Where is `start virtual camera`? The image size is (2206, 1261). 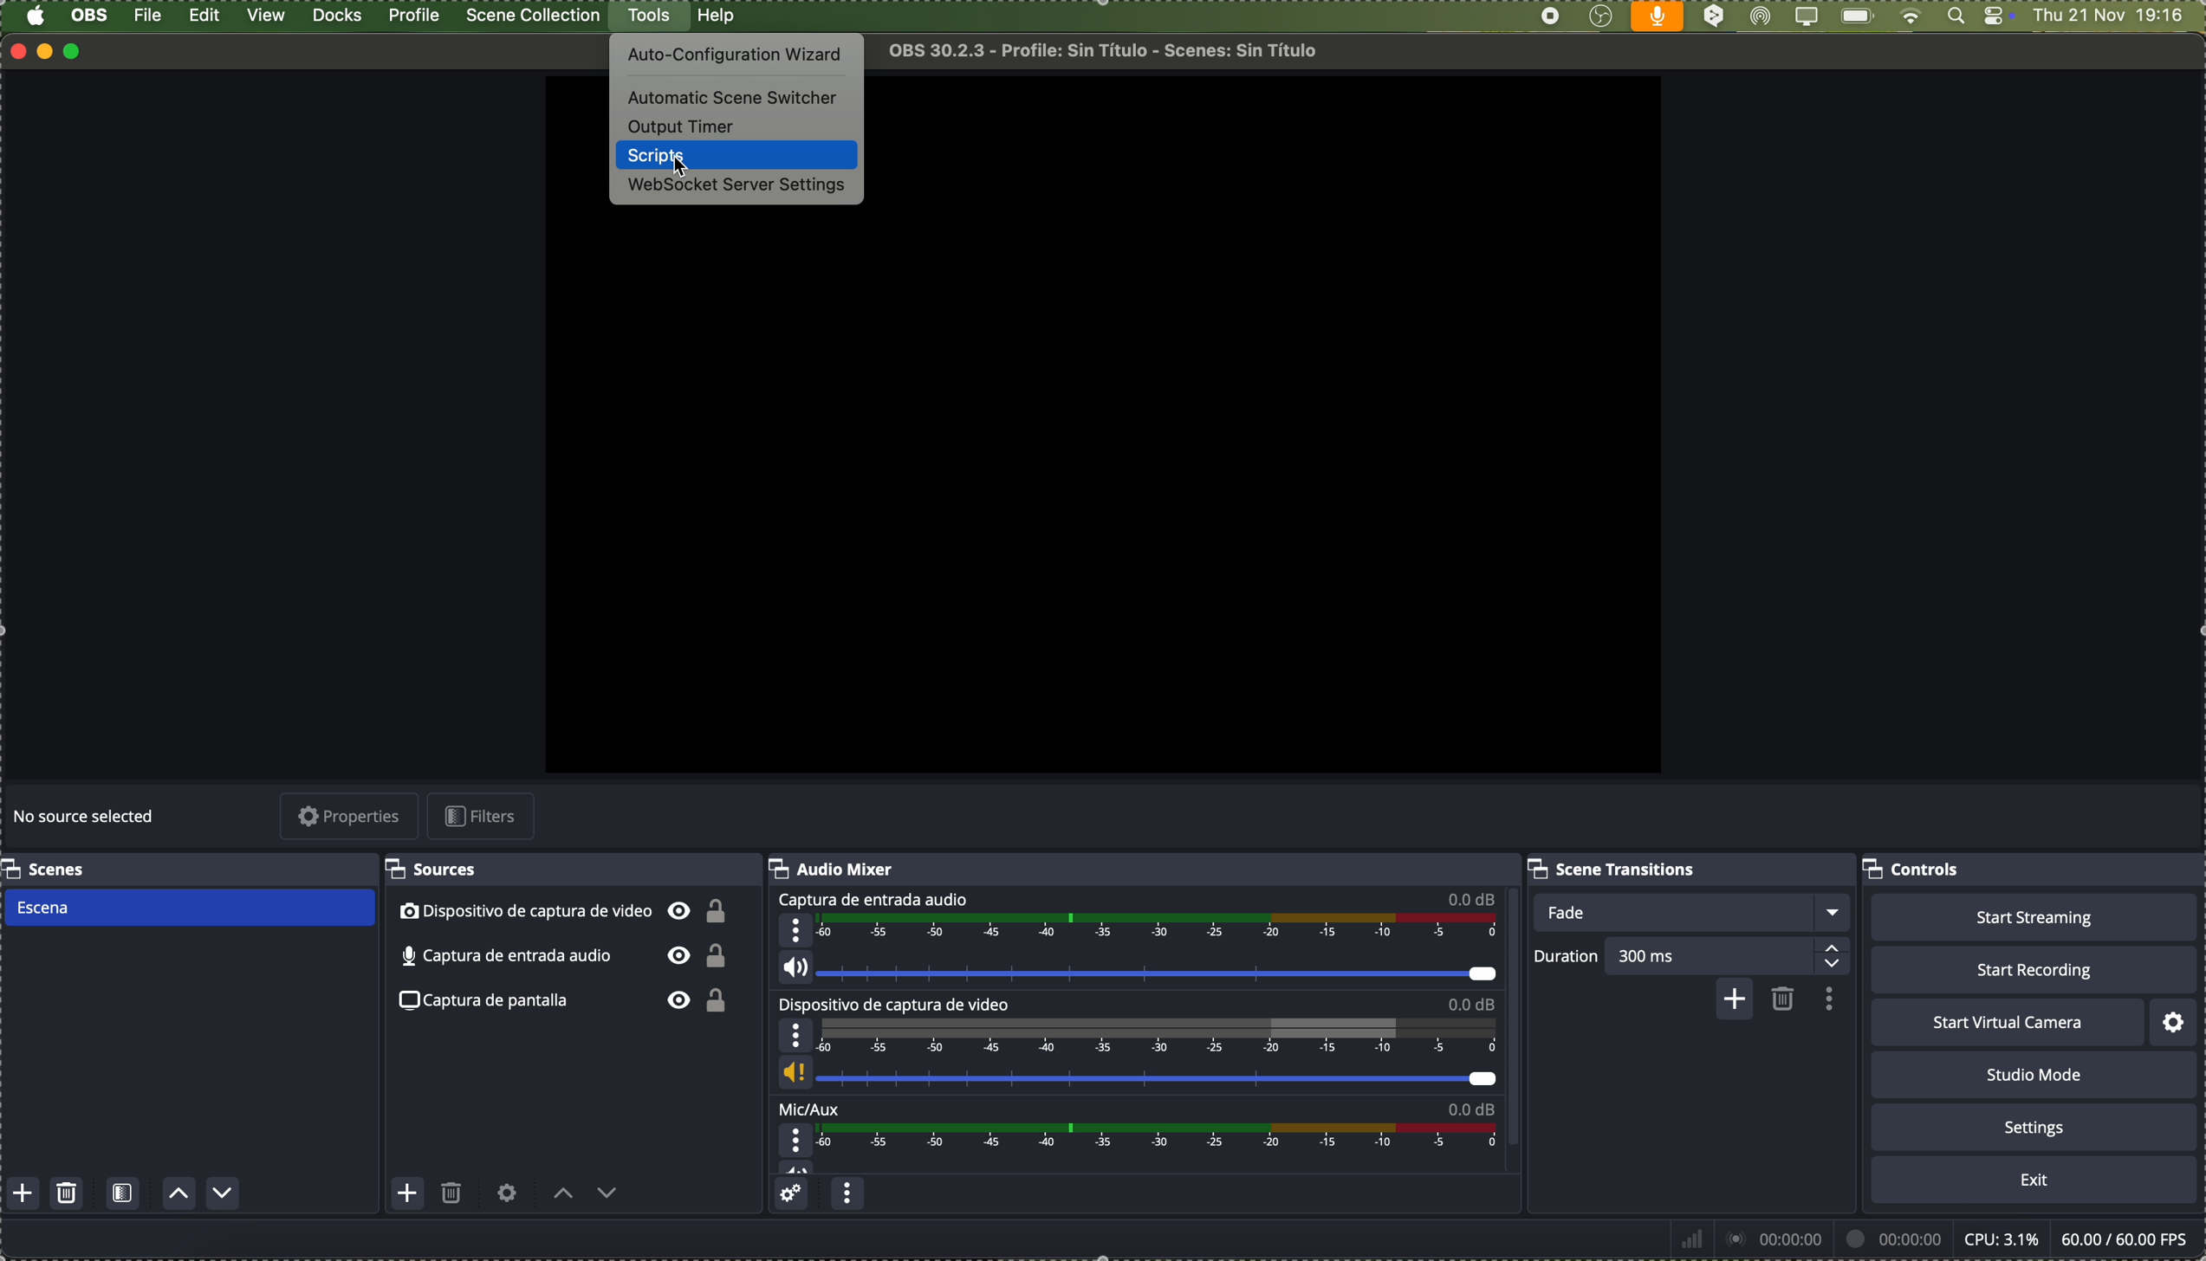 start virtual camera is located at coordinates (2007, 1023).